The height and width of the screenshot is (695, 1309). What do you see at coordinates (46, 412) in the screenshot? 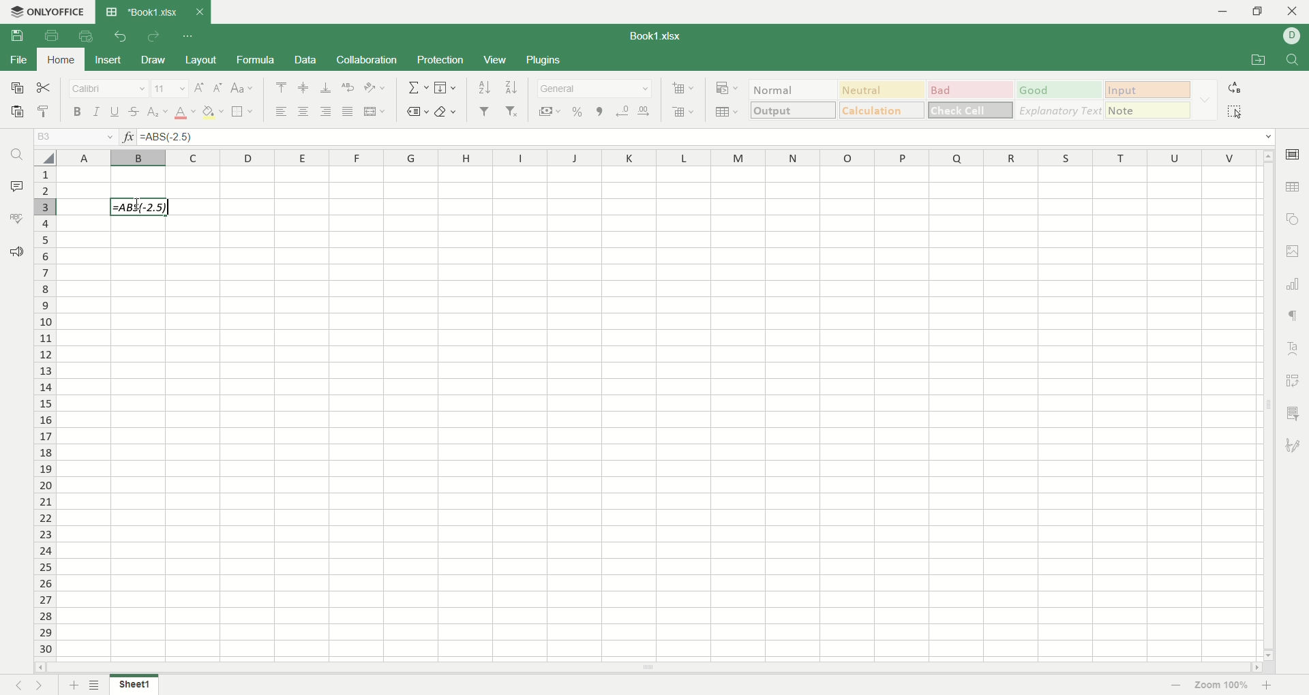
I see `row number` at bounding box center [46, 412].